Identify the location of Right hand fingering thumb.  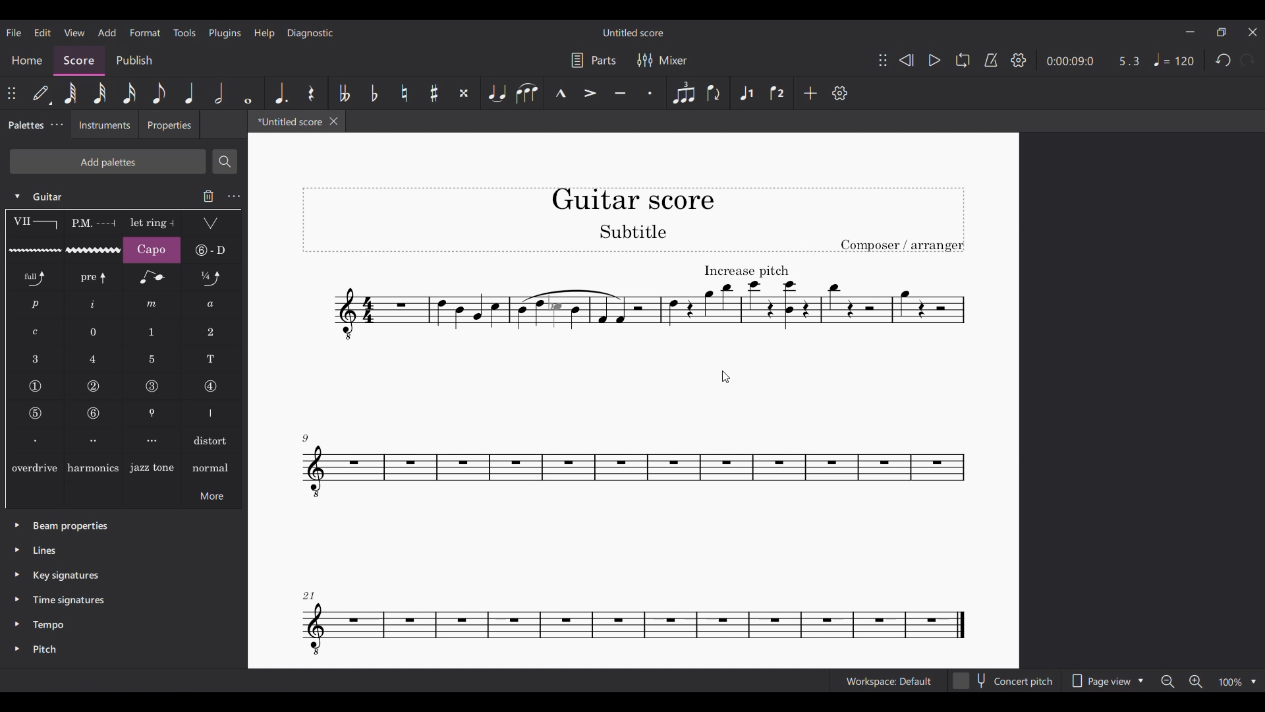
(211, 413).